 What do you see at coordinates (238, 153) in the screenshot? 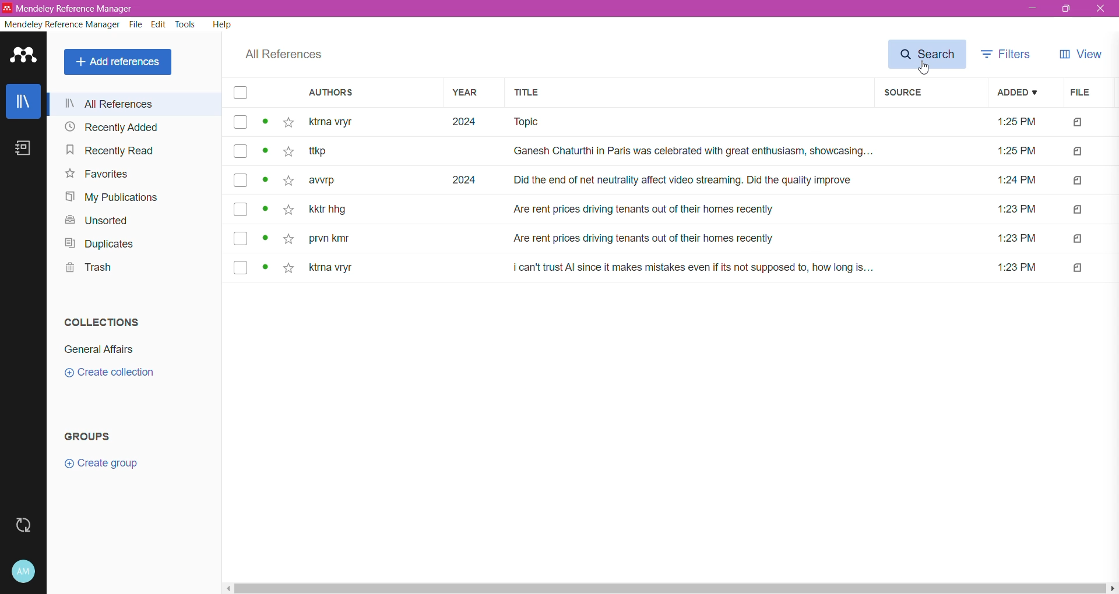
I see `select file` at bounding box center [238, 153].